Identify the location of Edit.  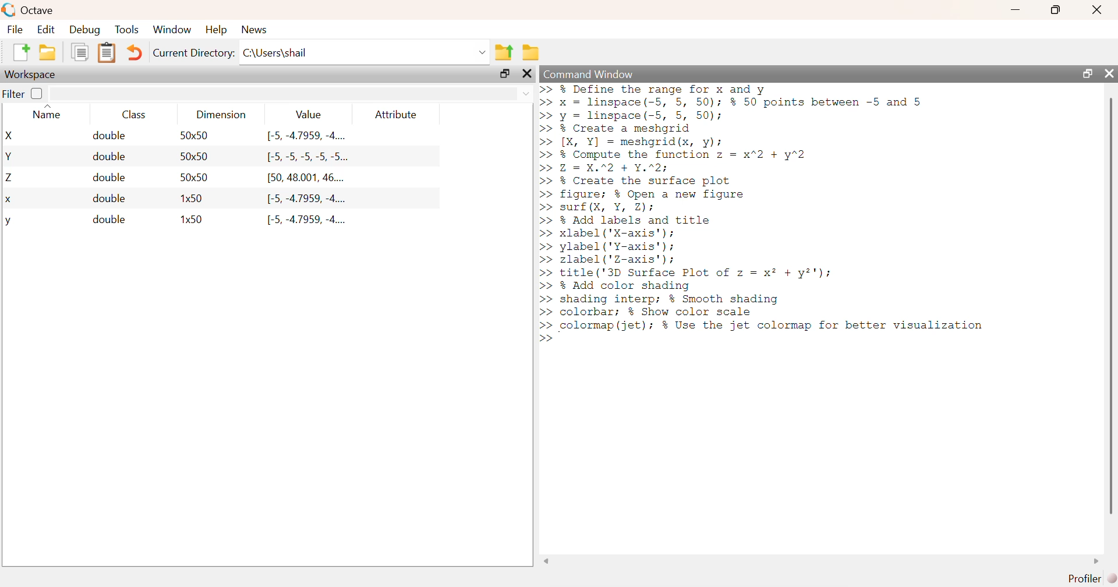
(45, 29).